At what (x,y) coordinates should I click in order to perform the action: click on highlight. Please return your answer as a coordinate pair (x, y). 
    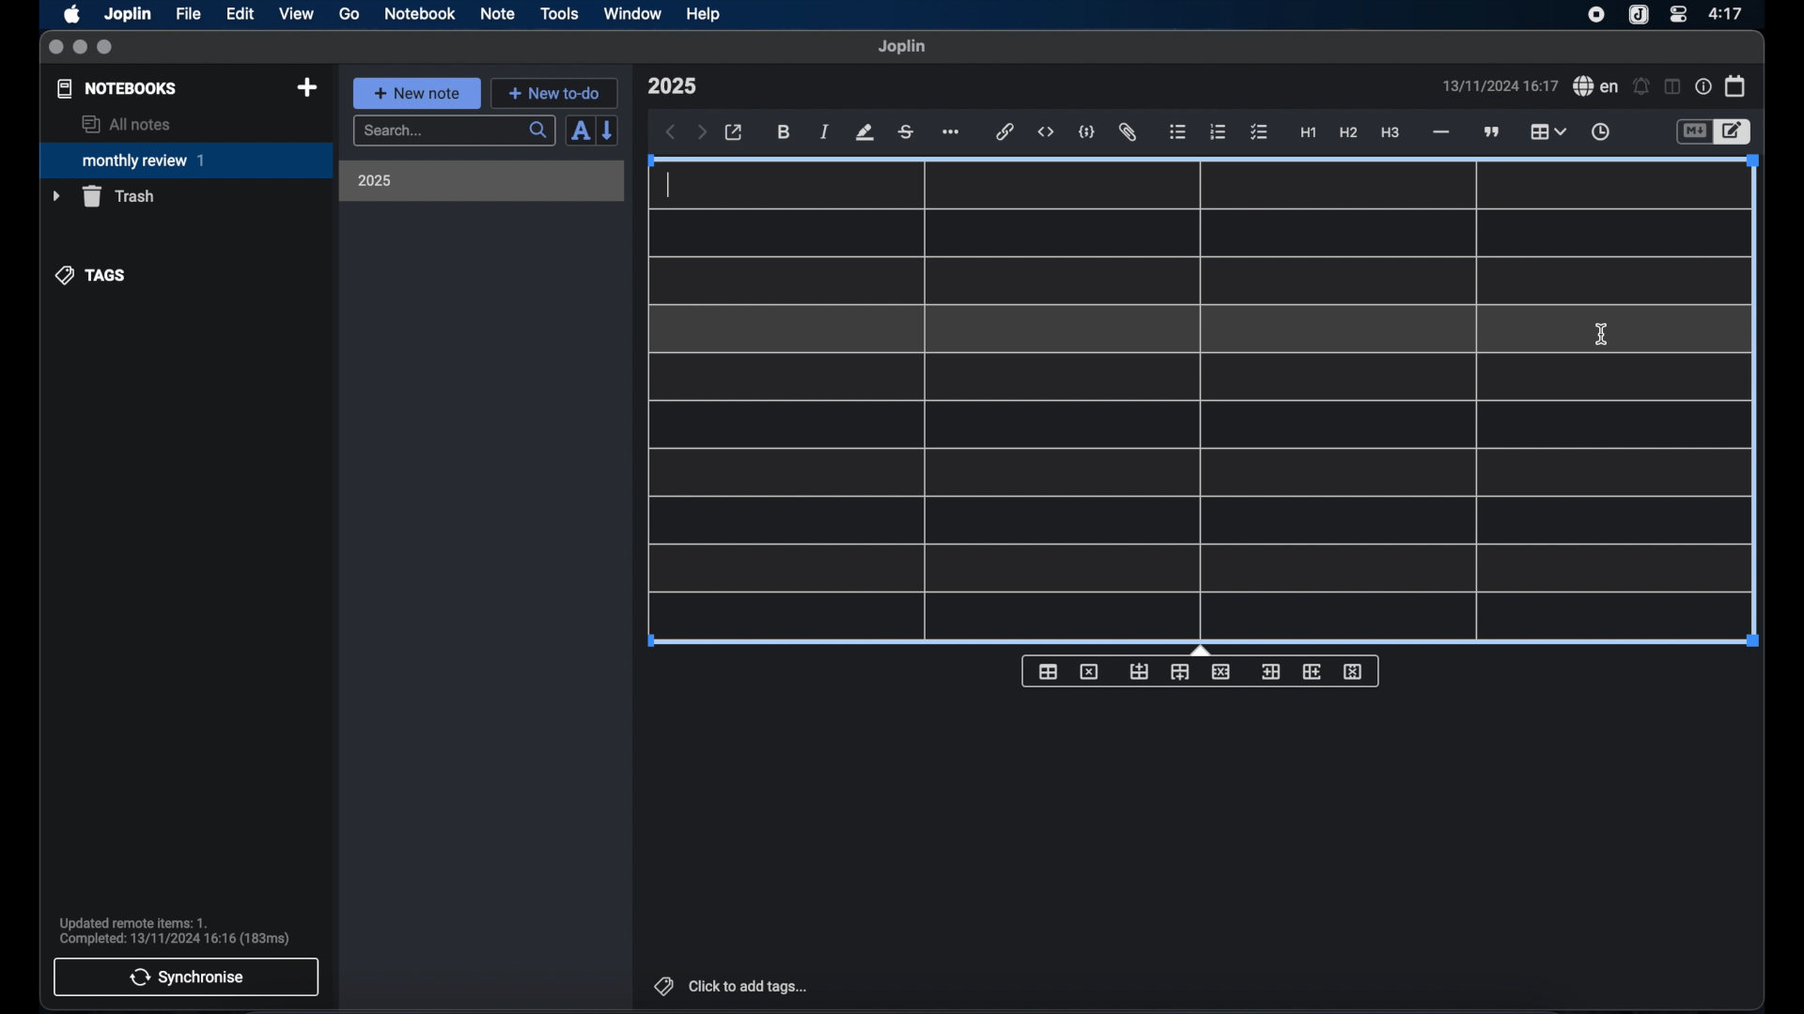
    Looking at the image, I should click on (864, 132).